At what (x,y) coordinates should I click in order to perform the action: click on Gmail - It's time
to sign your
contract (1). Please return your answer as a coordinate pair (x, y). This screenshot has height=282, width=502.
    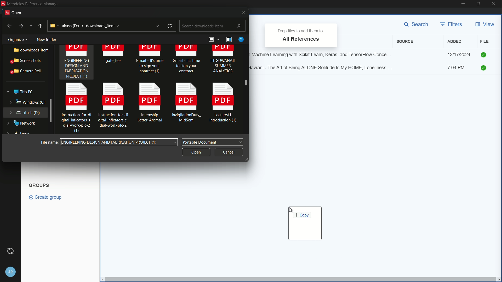
    Looking at the image, I should click on (150, 61).